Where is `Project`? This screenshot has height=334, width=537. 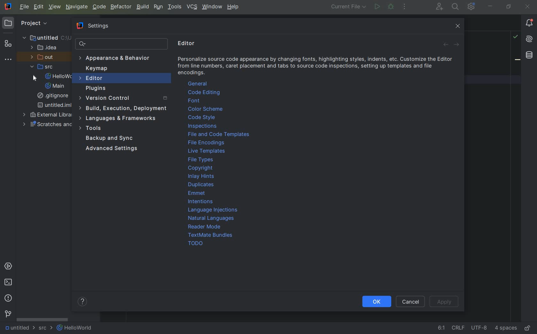 Project is located at coordinates (45, 23).